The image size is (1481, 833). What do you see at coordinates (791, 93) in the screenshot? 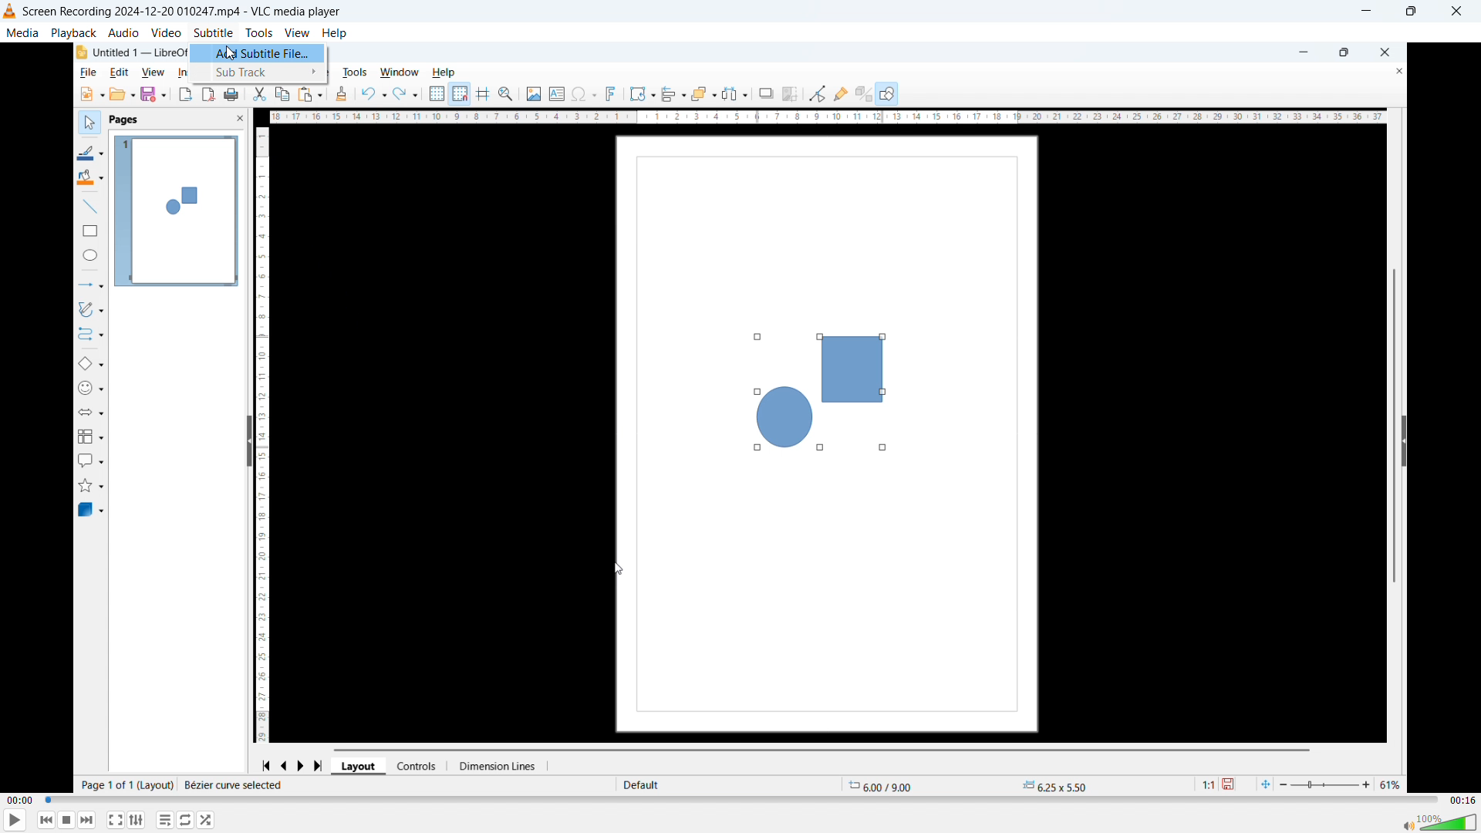
I see `crop image` at bounding box center [791, 93].